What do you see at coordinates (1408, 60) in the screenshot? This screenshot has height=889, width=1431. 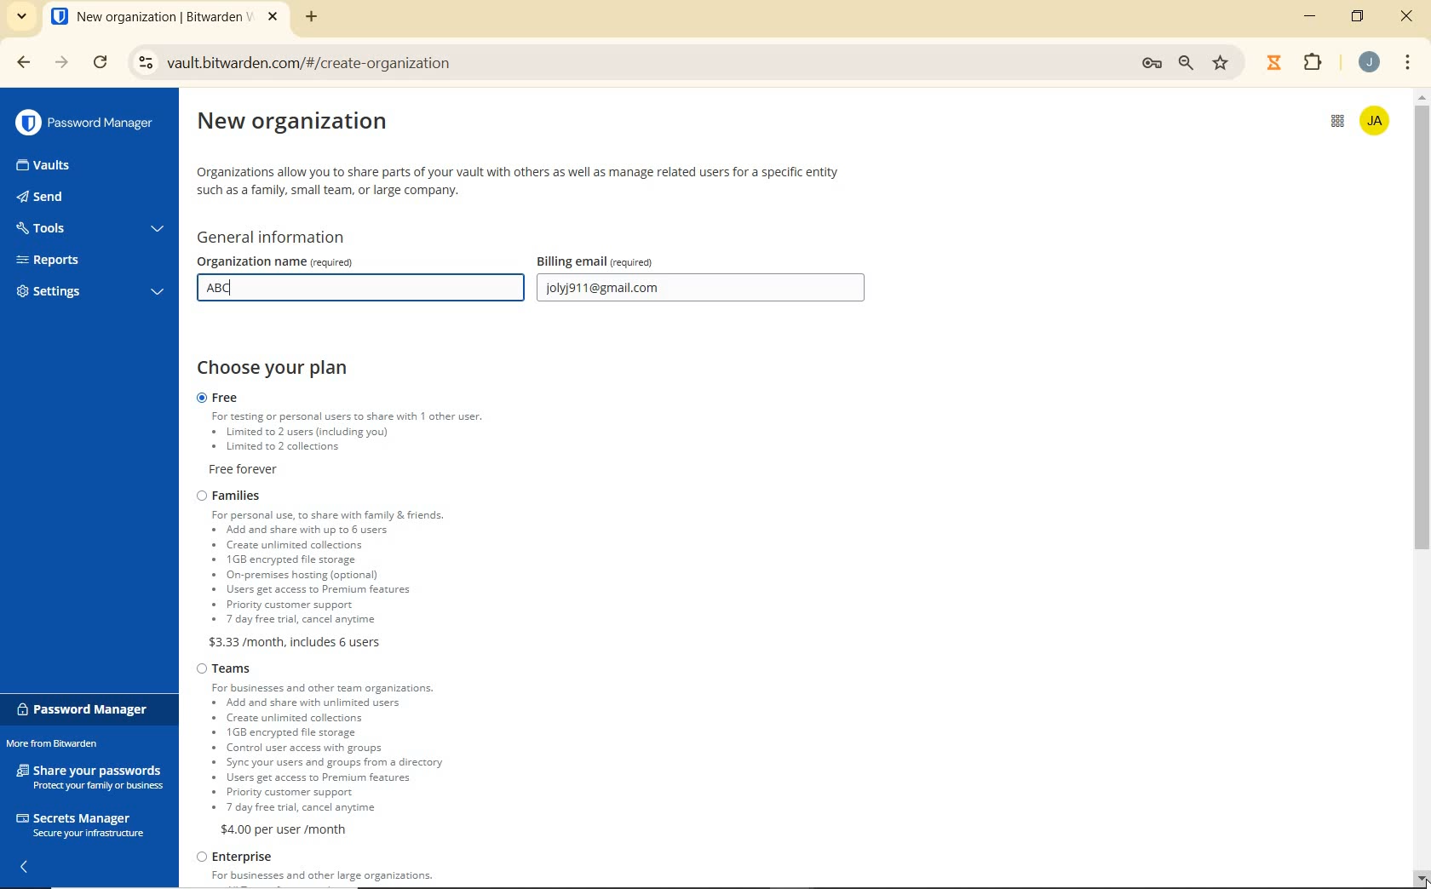 I see `MENU` at bounding box center [1408, 60].